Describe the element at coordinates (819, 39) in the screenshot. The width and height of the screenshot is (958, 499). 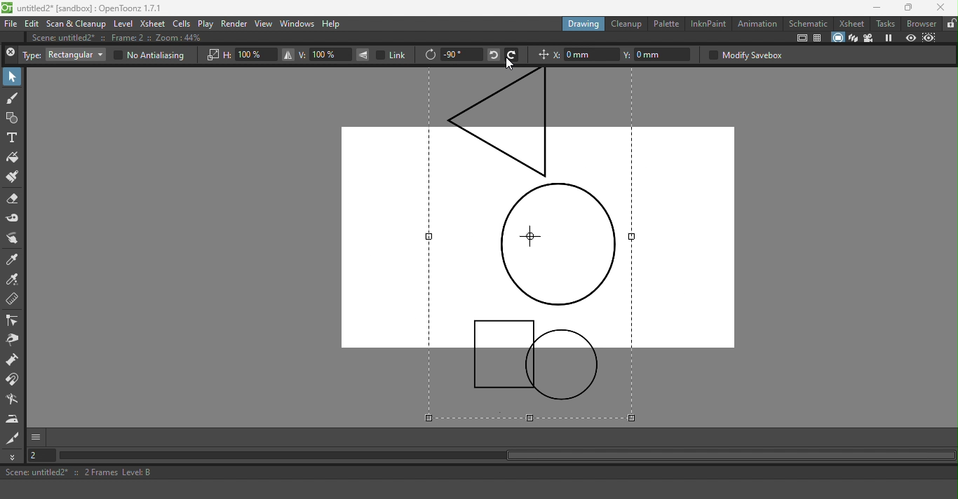
I see `Field guide` at that location.